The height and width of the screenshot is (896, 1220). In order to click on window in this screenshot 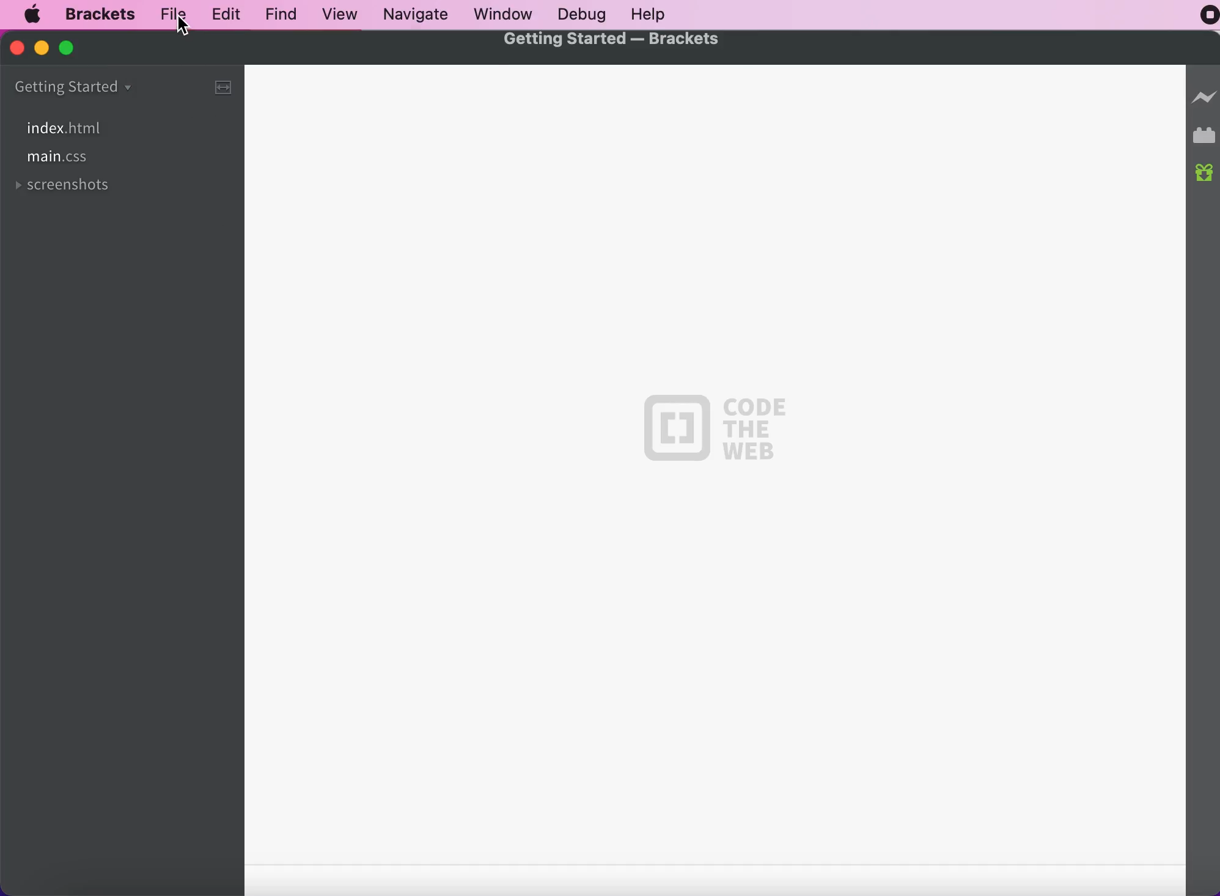, I will do `click(505, 15)`.